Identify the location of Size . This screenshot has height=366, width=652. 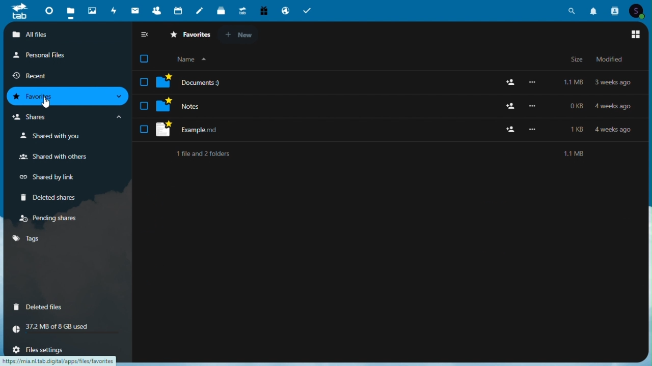
(576, 58).